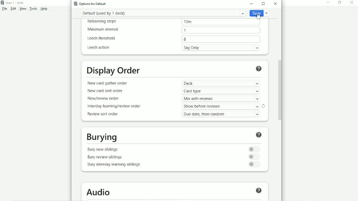 The width and height of the screenshot is (358, 201). What do you see at coordinates (340, 3) in the screenshot?
I see `Restore down` at bounding box center [340, 3].